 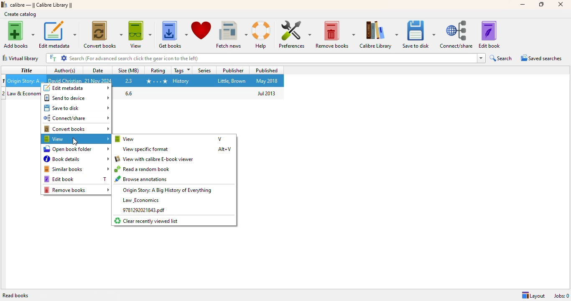 I want to click on get books, so click(x=173, y=35).